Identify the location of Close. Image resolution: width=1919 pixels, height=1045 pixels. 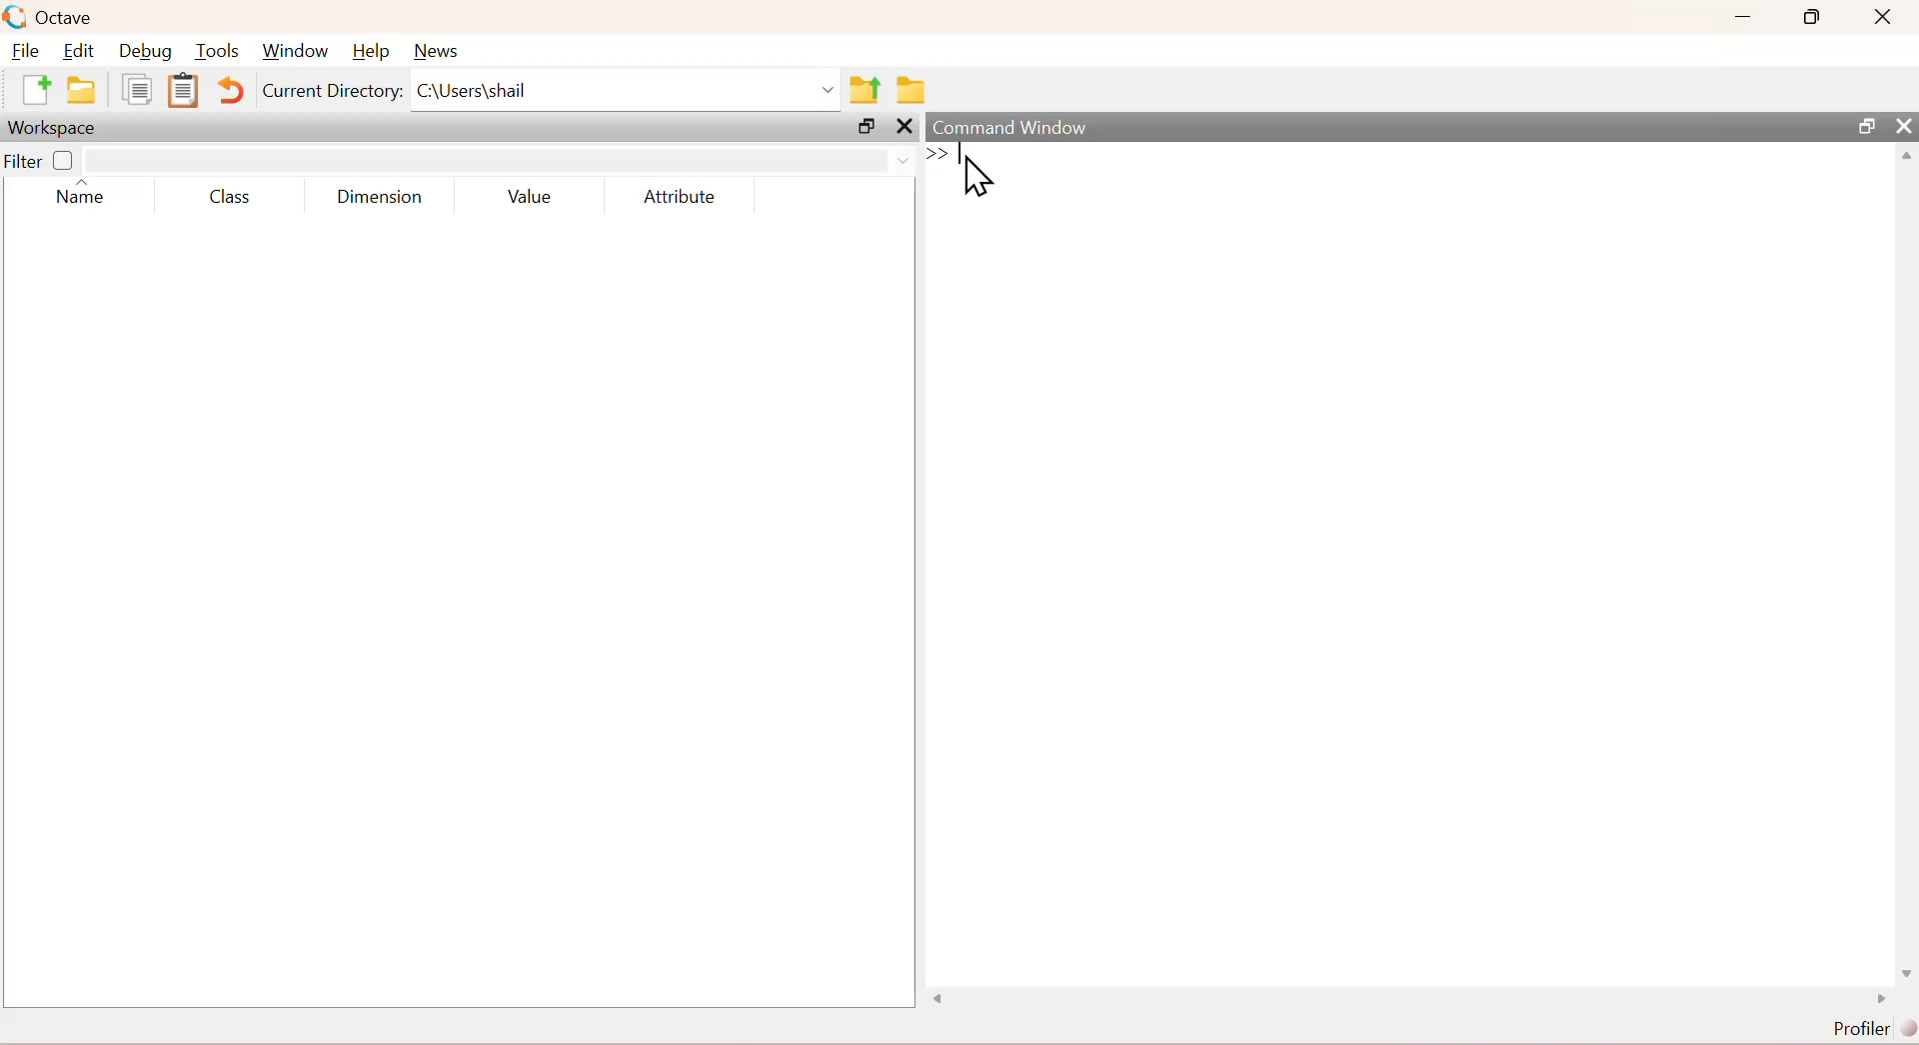
(905, 131).